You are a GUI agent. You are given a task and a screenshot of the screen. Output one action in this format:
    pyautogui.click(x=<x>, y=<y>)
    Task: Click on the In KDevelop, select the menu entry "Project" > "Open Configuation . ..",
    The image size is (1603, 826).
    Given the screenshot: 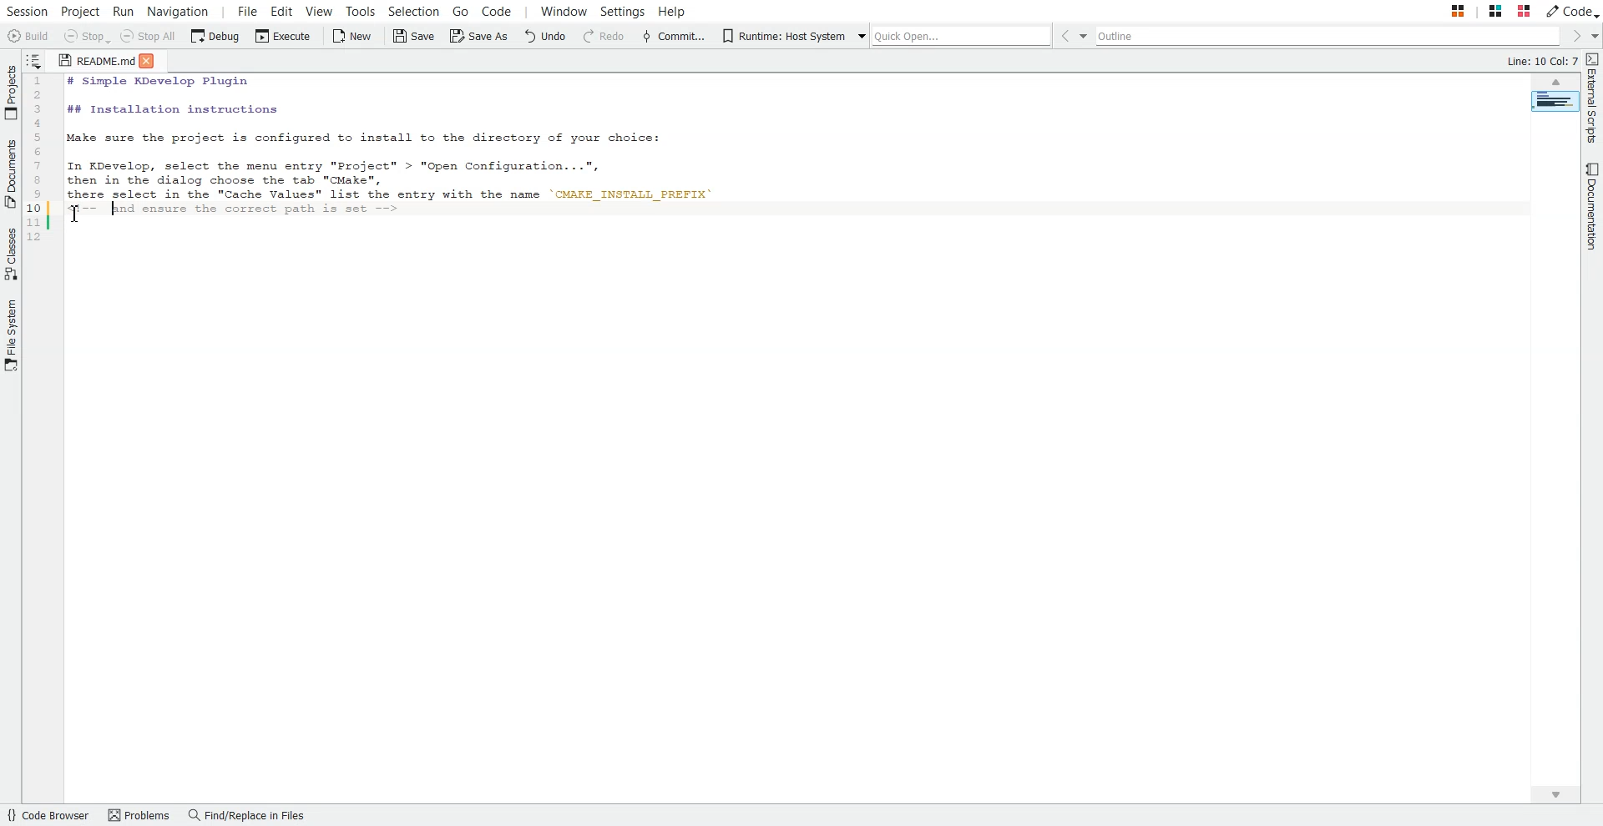 What is the action you would take?
    pyautogui.click(x=336, y=163)
    